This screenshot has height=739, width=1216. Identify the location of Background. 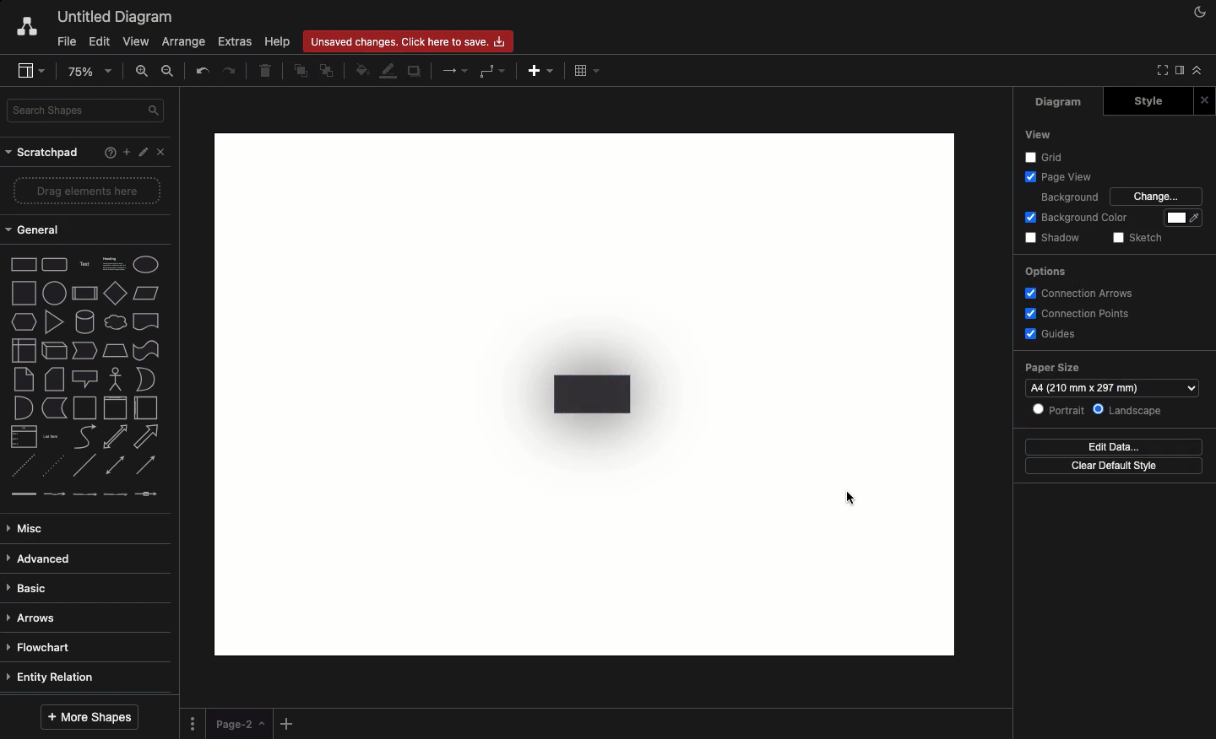
(1069, 197).